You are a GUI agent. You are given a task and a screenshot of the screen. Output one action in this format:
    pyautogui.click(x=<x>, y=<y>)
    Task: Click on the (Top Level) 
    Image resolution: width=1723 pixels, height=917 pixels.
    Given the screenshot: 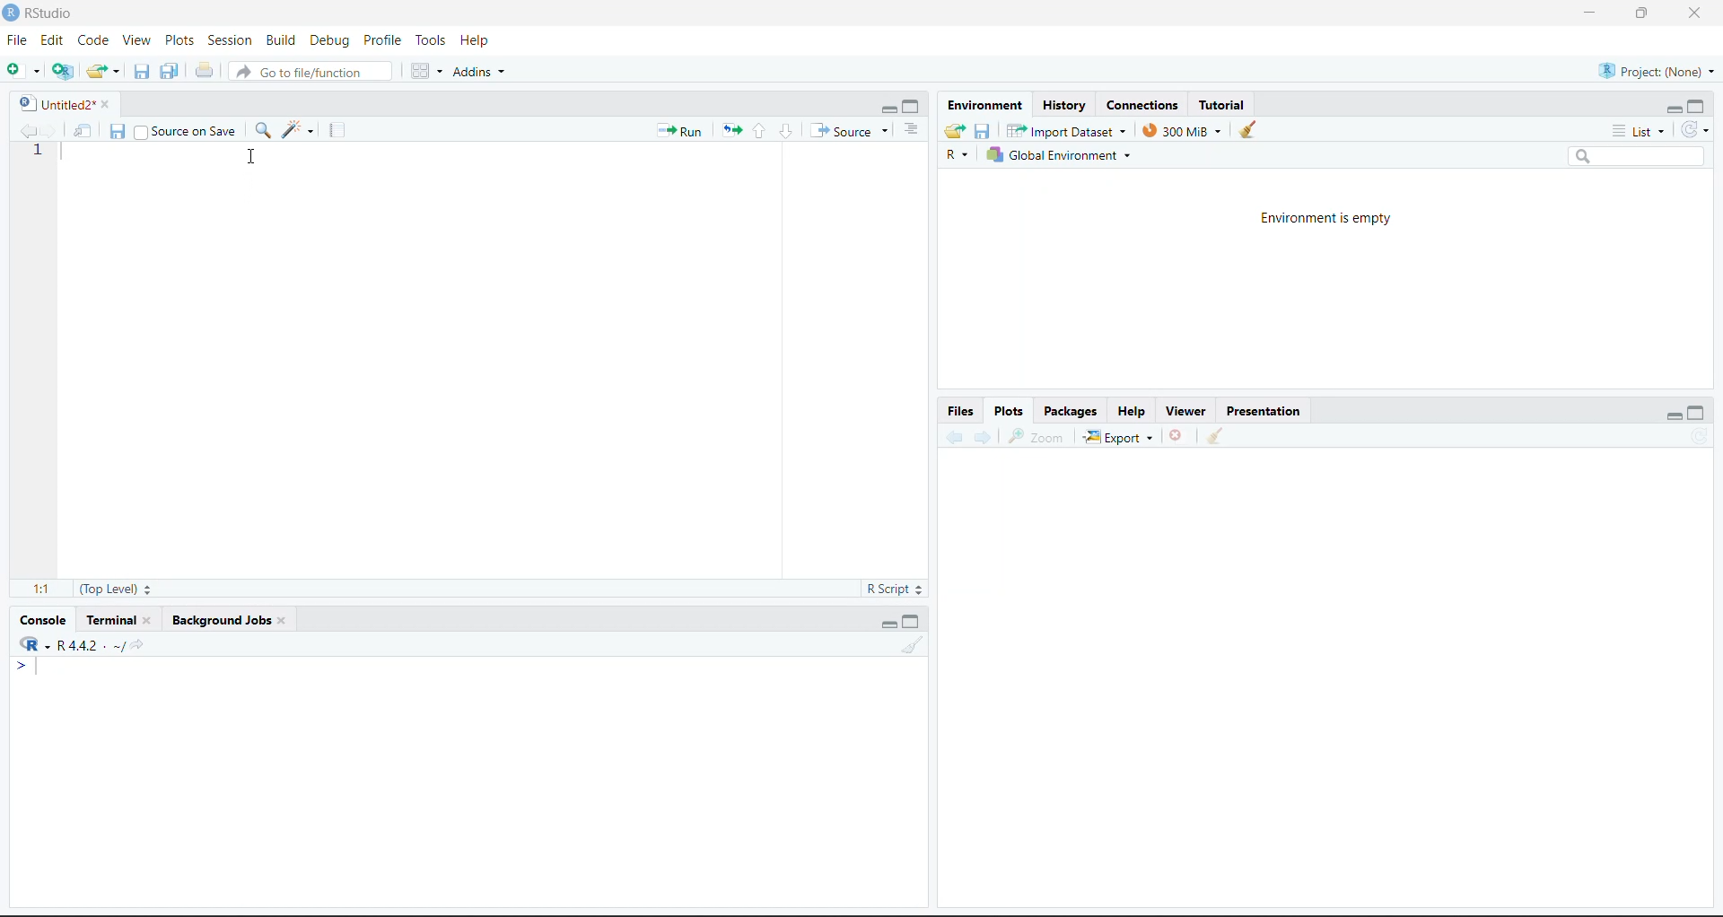 What is the action you would take?
    pyautogui.click(x=115, y=589)
    